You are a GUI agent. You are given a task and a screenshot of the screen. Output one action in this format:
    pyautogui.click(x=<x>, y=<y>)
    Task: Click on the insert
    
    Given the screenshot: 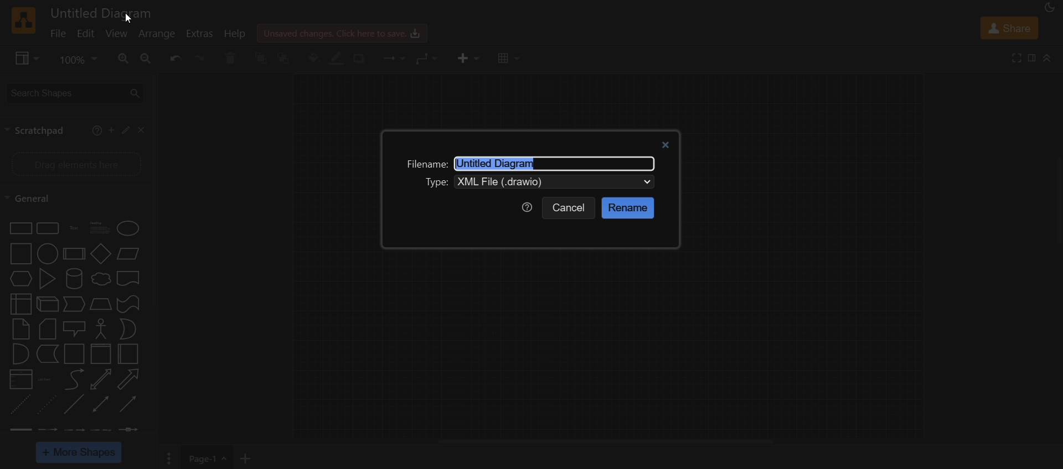 What is the action you would take?
    pyautogui.click(x=466, y=58)
    